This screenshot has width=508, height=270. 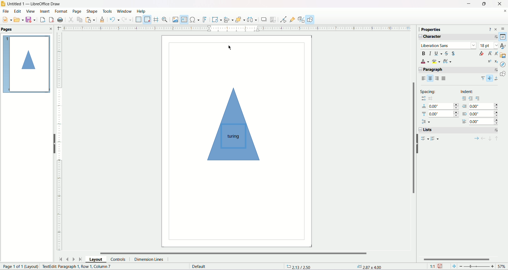 I want to click on Toggle Extrusion, so click(x=301, y=19).